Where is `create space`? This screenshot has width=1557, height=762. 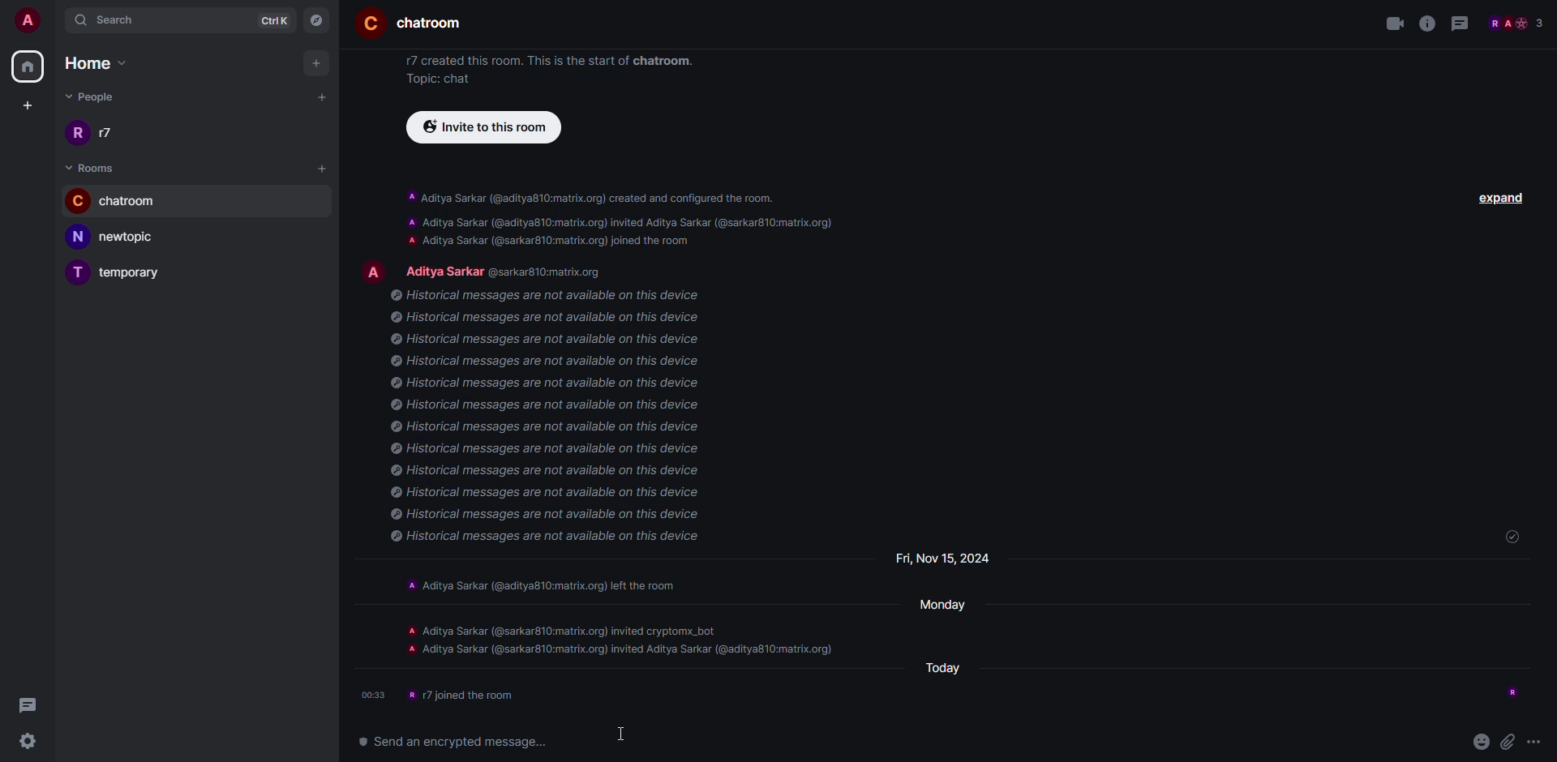
create space is located at coordinates (25, 105).